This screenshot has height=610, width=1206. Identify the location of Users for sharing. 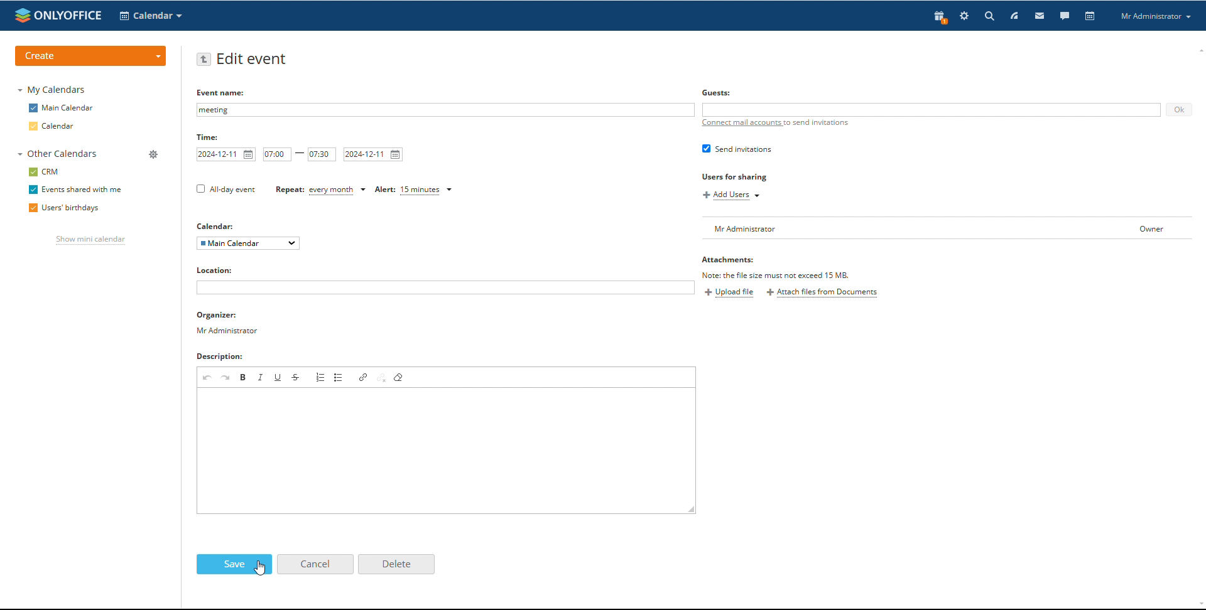
(736, 178).